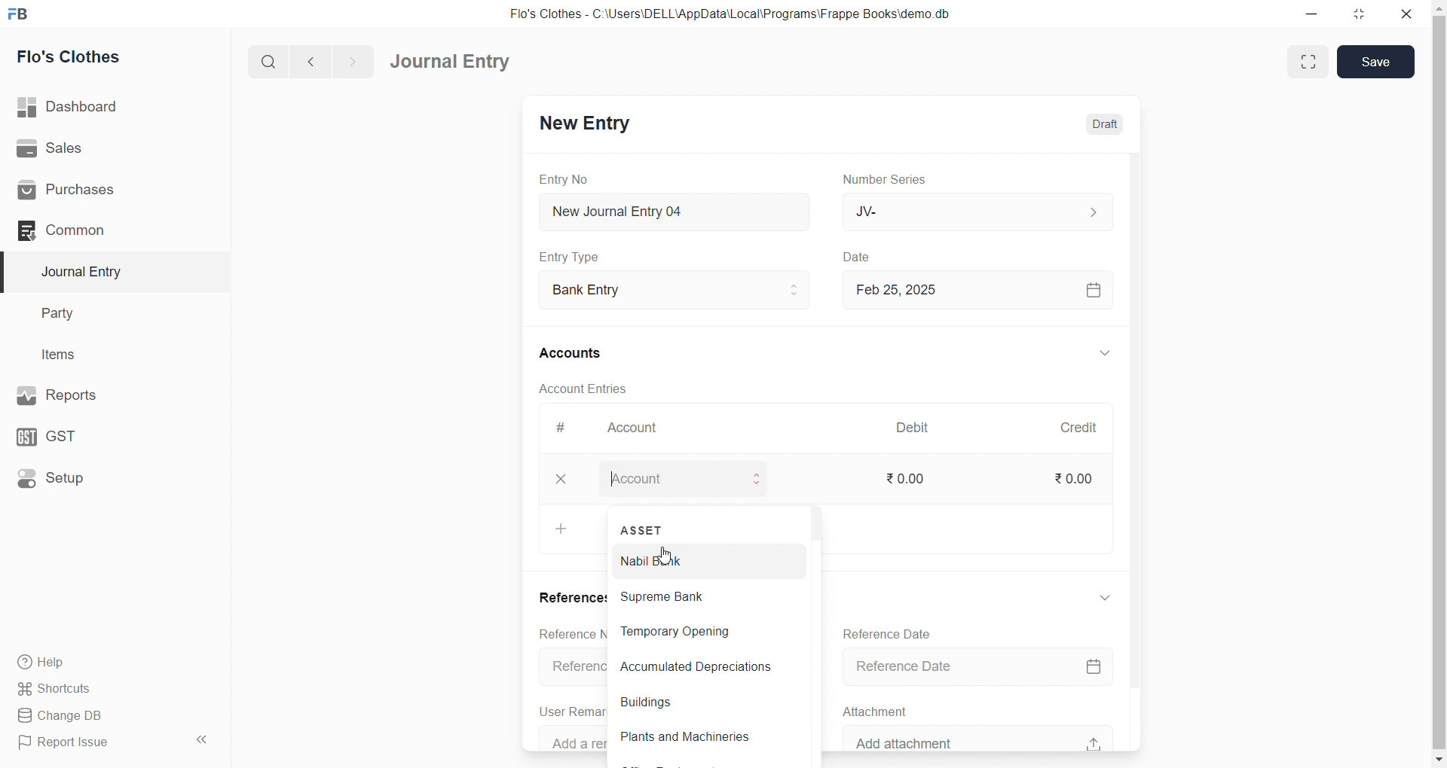  I want to click on search, so click(271, 60).